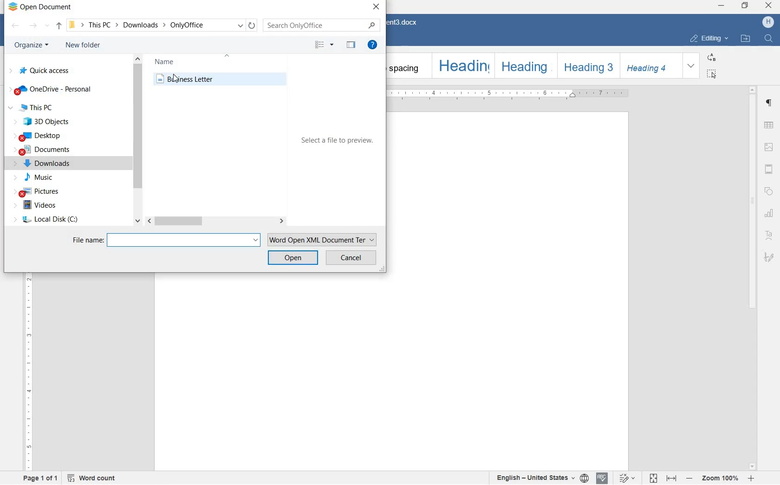 The height and width of the screenshot is (485, 780). Describe the element at coordinates (226, 79) in the screenshot. I see `file name` at that location.